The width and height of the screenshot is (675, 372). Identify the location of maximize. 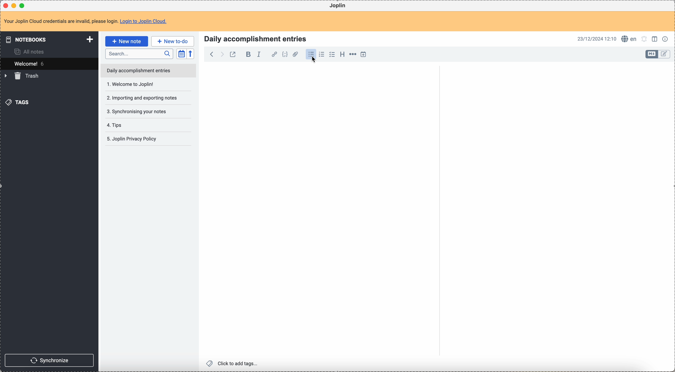
(23, 5).